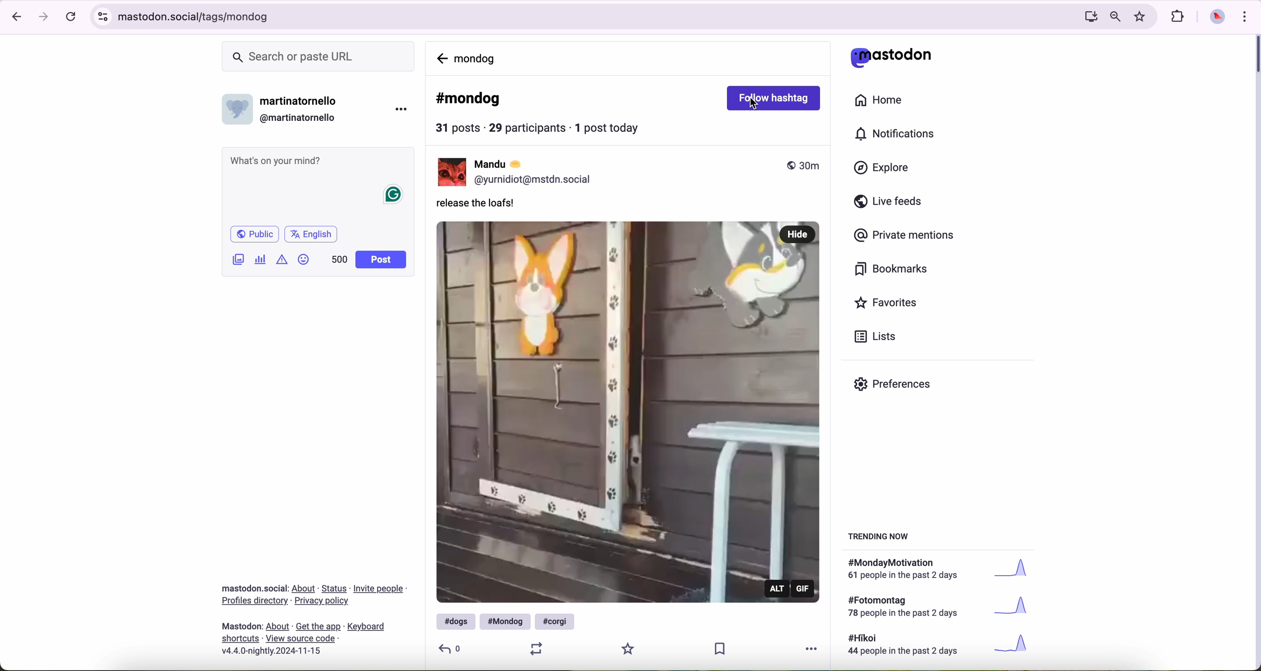 This screenshot has width=1261, height=671. Describe the element at coordinates (629, 648) in the screenshot. I see `favorite` at that location.